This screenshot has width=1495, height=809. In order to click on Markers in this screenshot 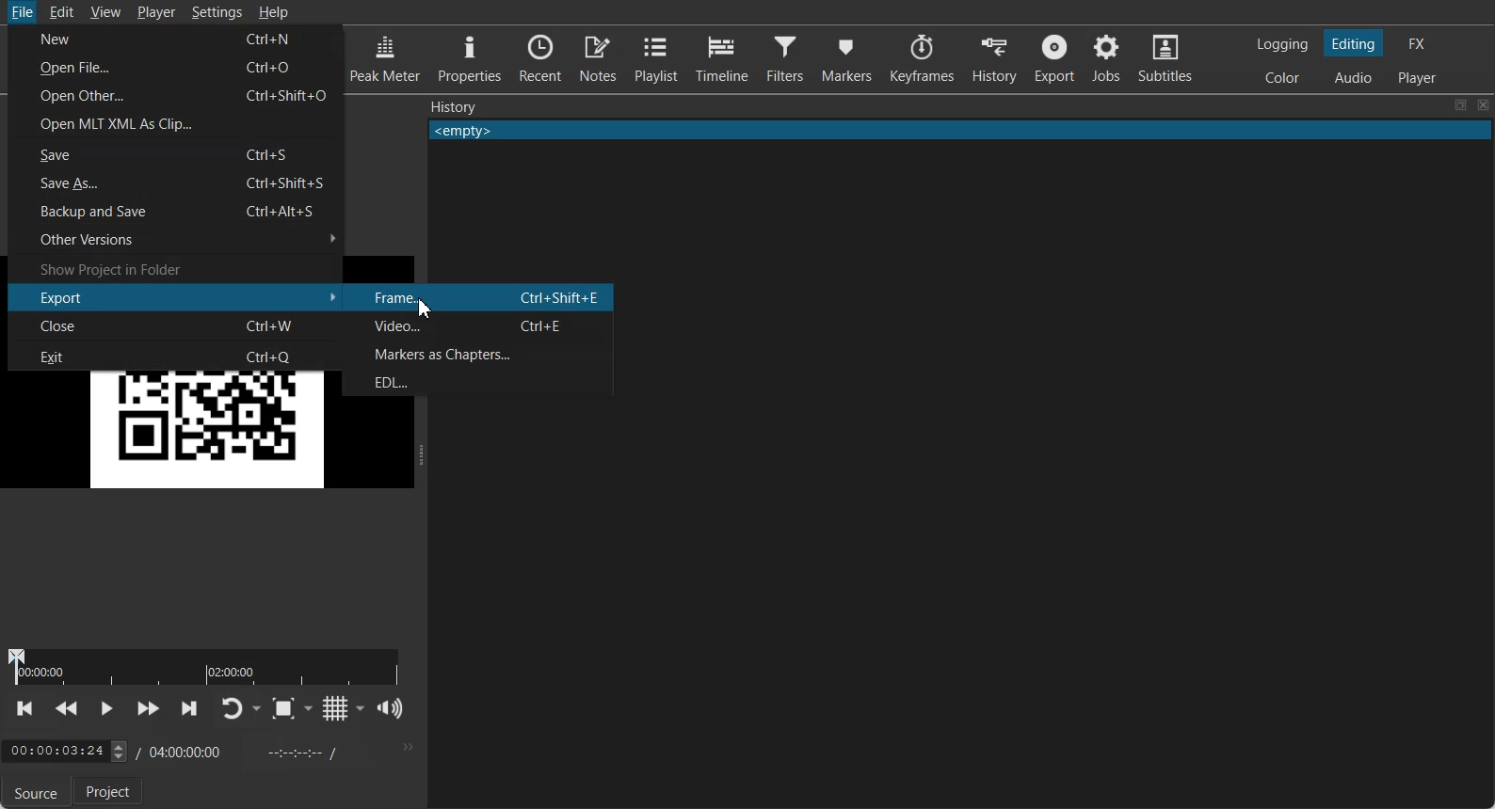, I will do `click(847, 57)`.